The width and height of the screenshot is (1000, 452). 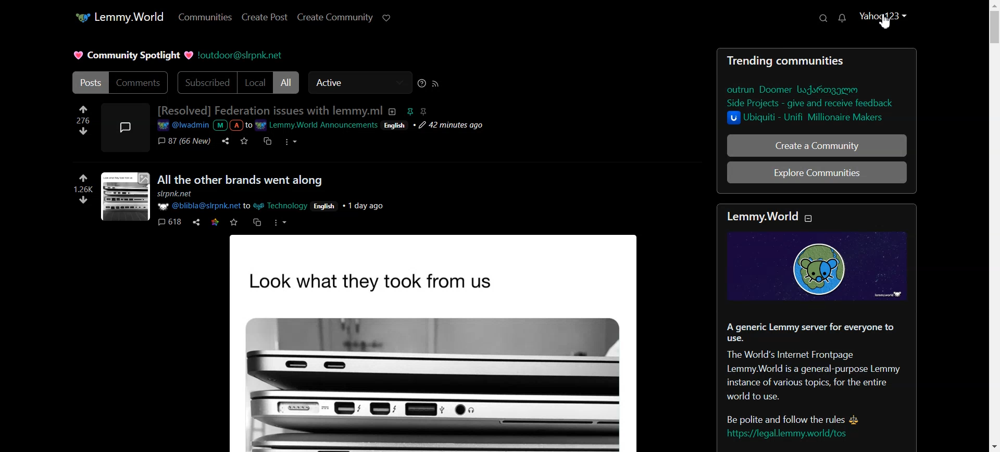 What do you see at coordinates (225, 141) in the screenshot?
I see `Share` at bounding box center [225, 141].